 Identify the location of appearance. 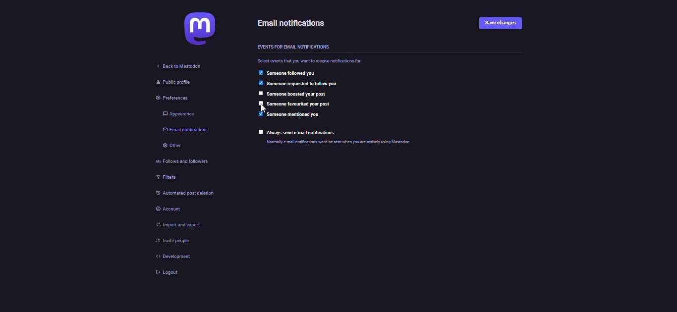
(174, 114).